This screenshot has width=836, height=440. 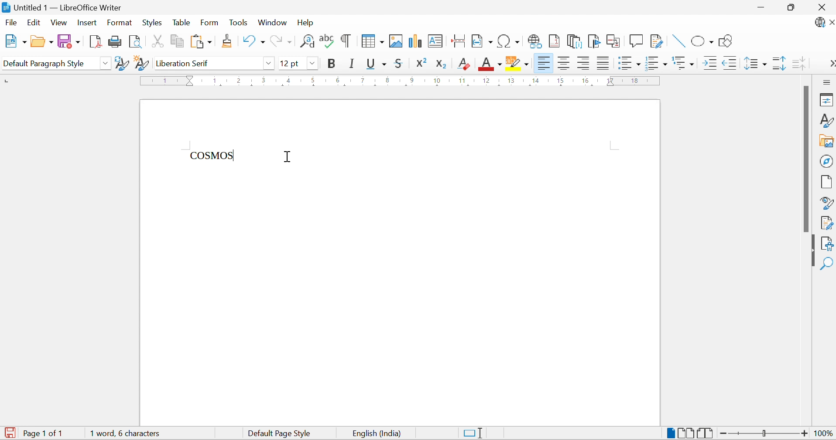 What do you see at coordinates (424, 62) in the screenshot?
I see `Superscript` at bounding box center [424, 62].